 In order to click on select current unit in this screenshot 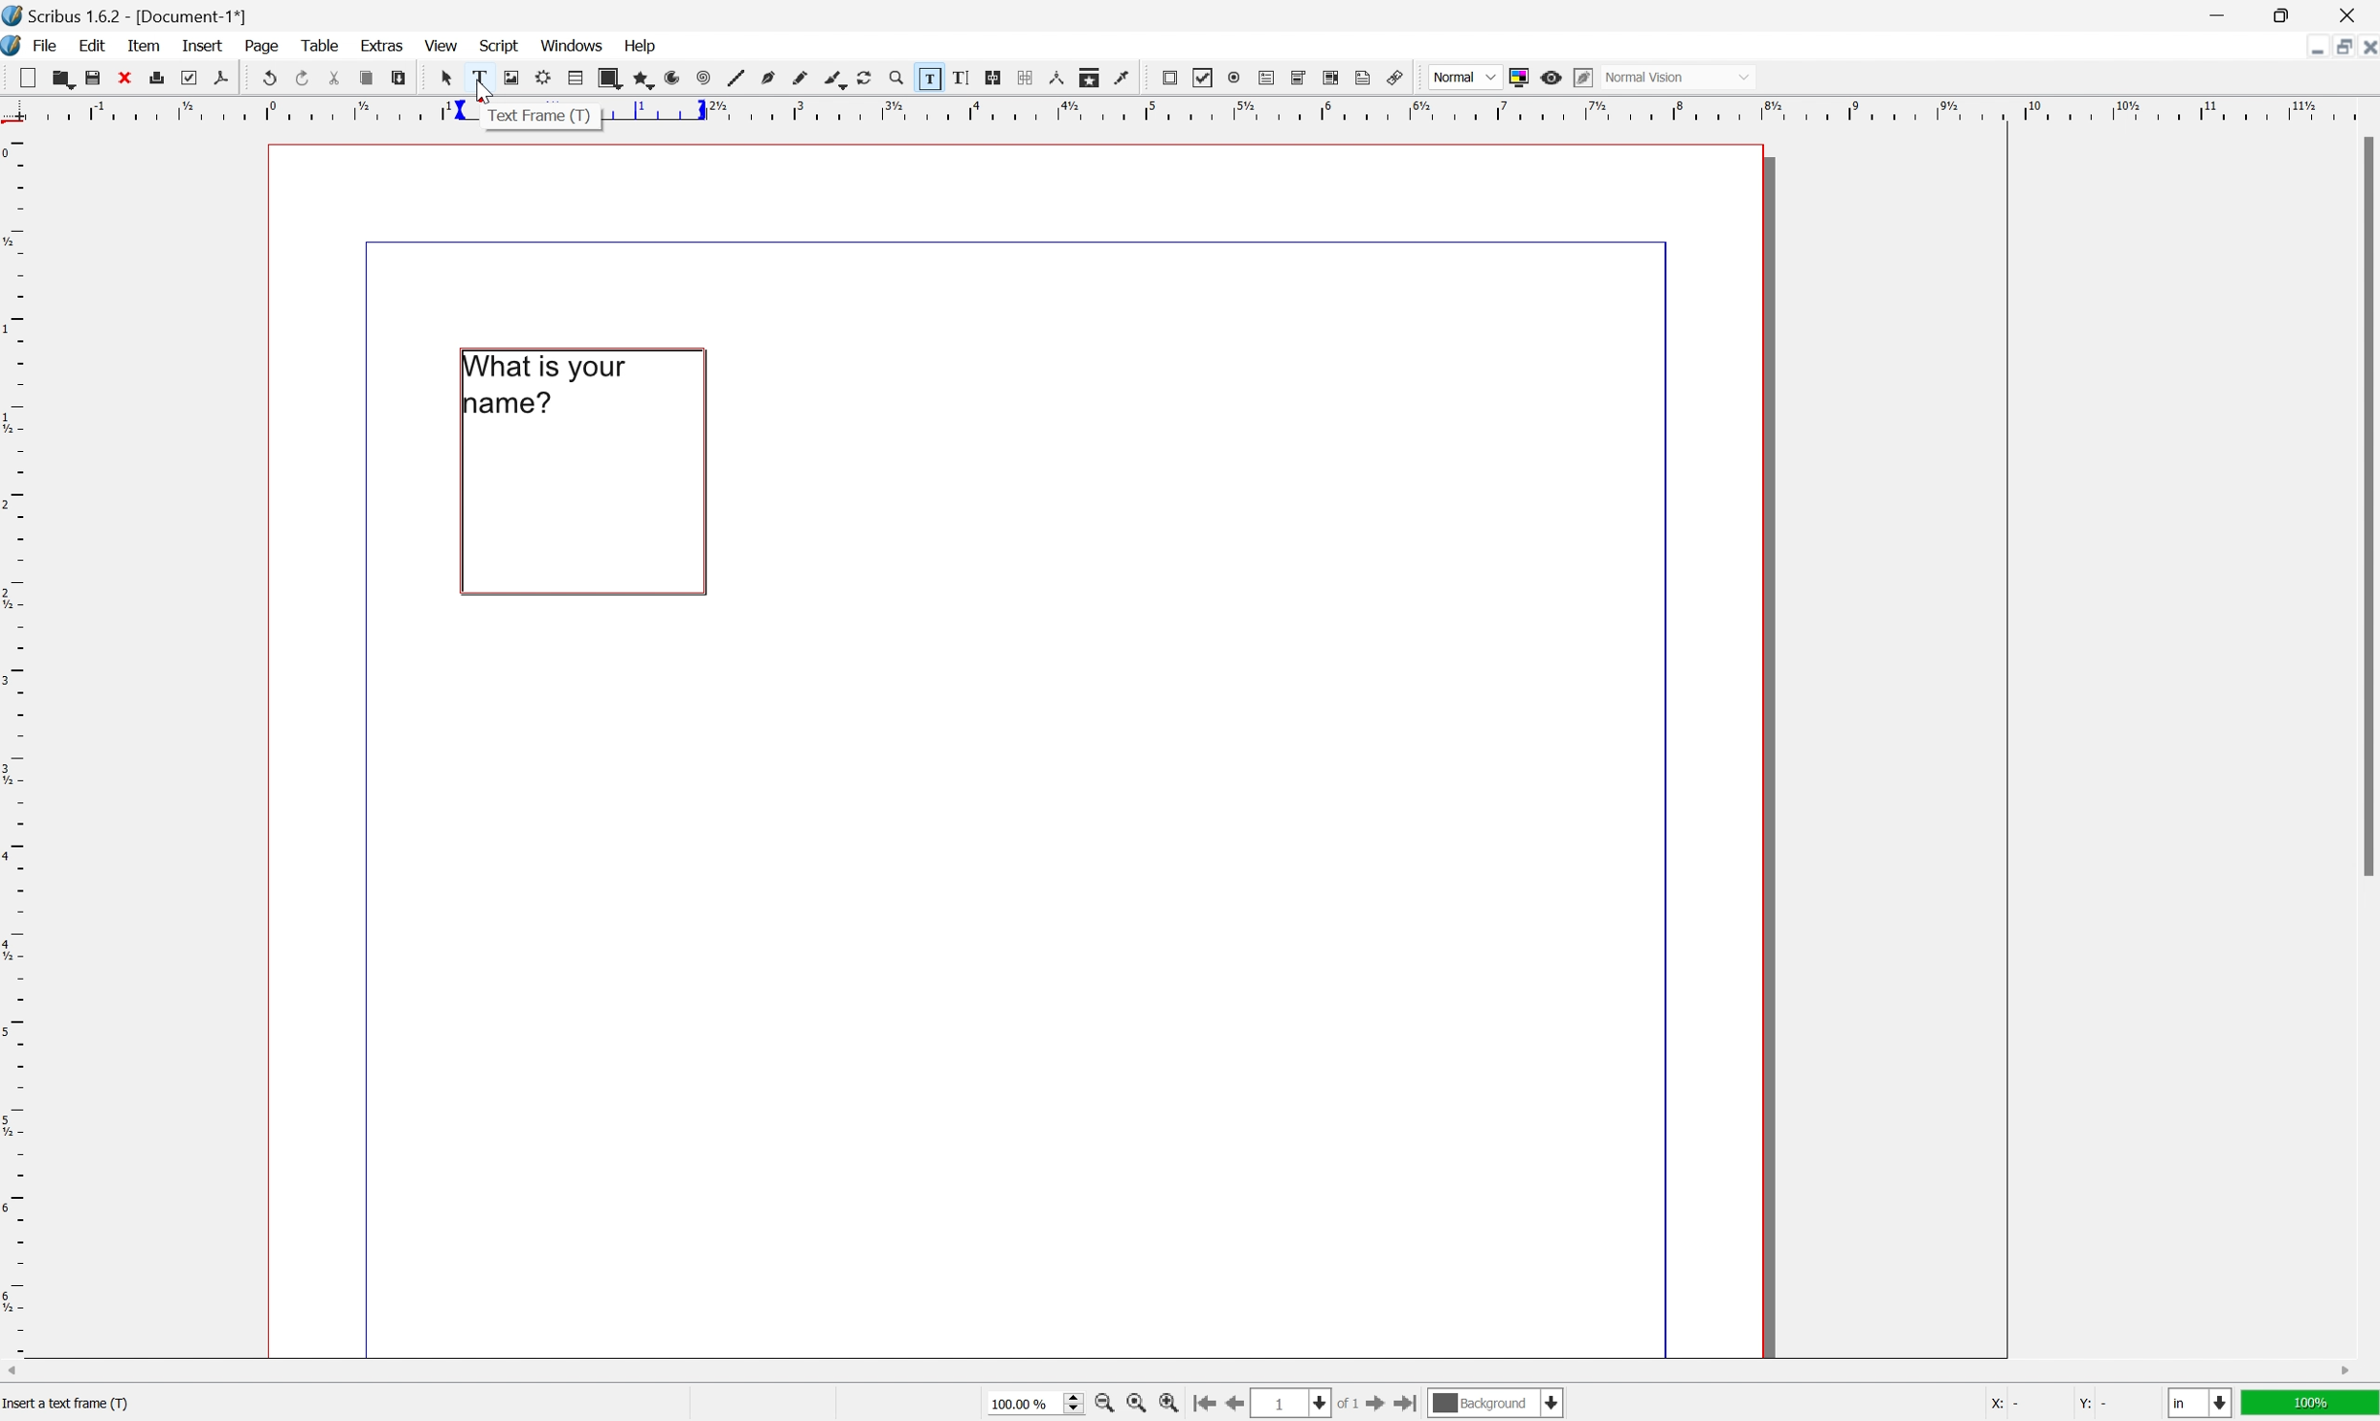, I will do `click(2200, 1405)`.